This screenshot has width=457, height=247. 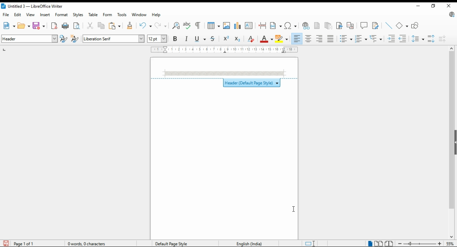 What do you see at coordinates (330, 39) in the screenshot?
I see `justified` at bounding box center [330, 39].